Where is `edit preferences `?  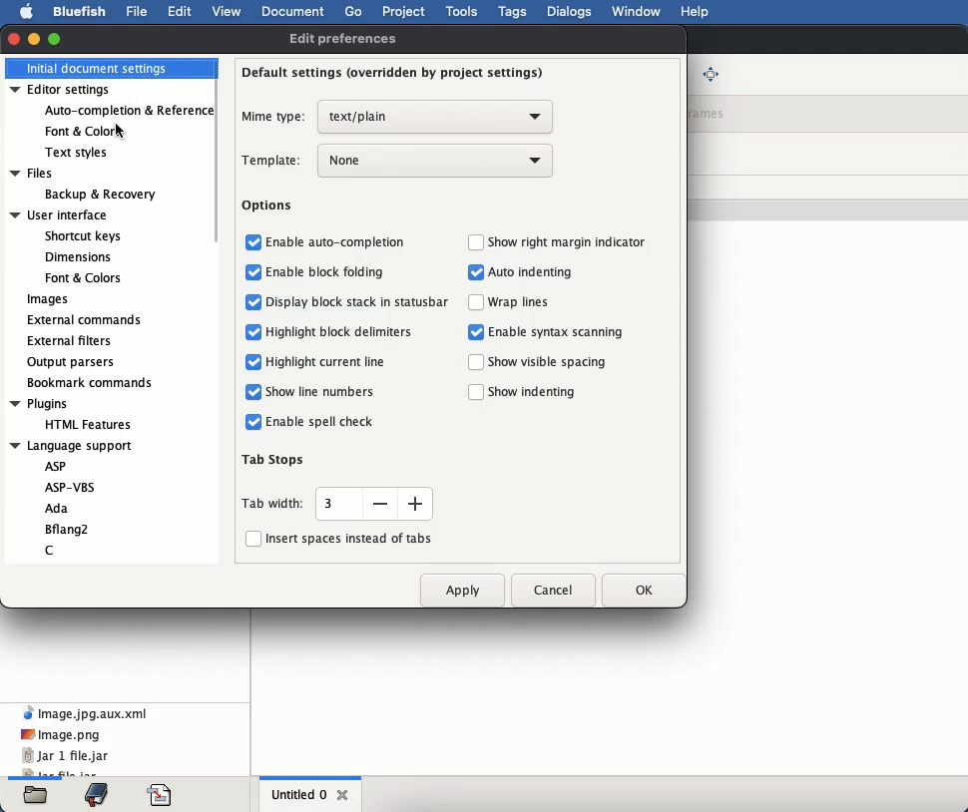
edit preferences  is located at coordinates (343, 37).